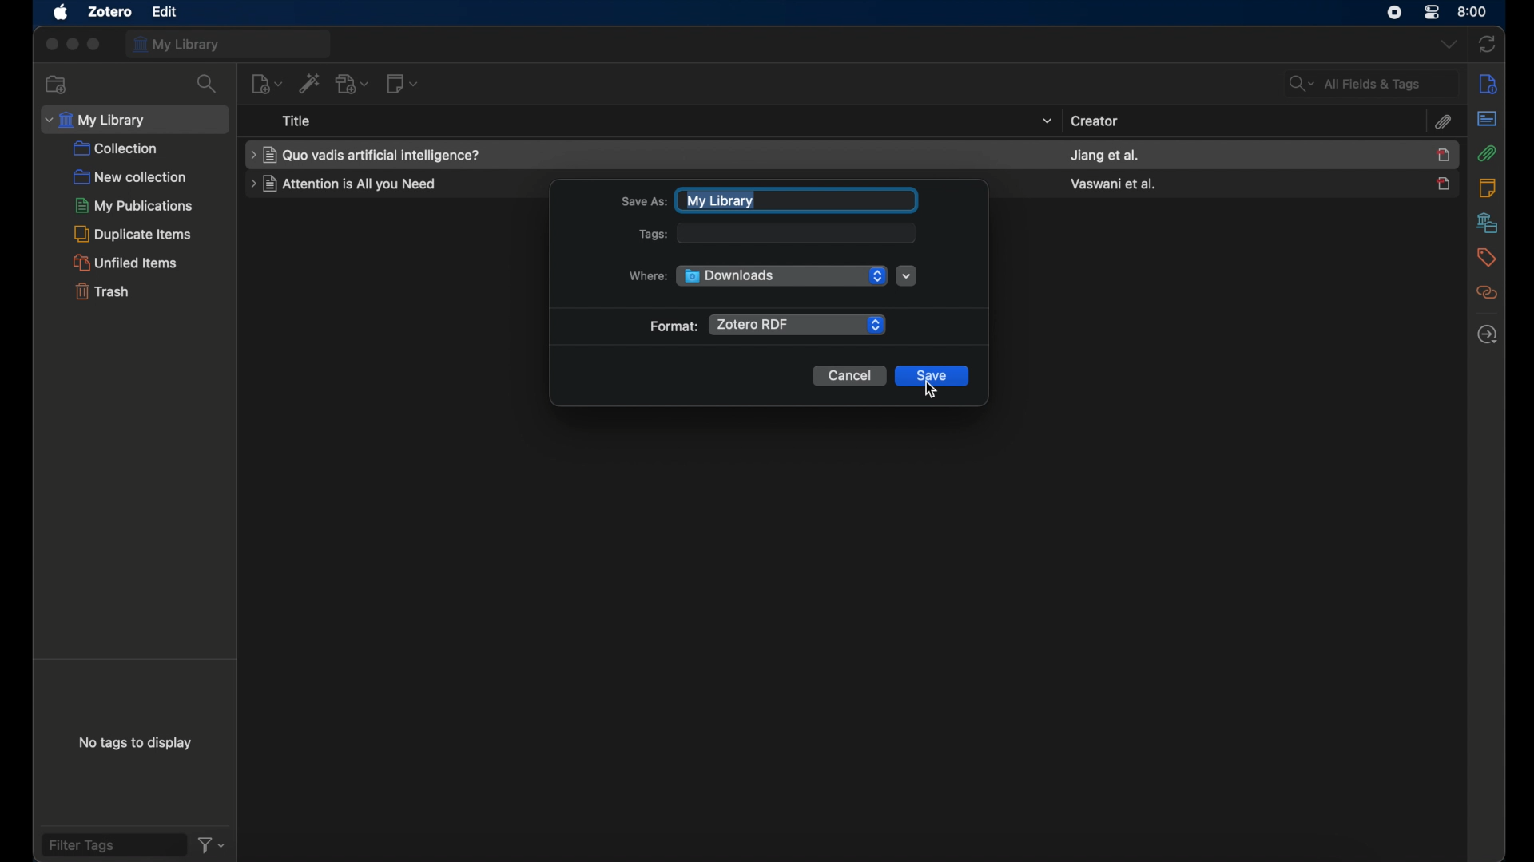 The width and height of the screenshot is (1534, 862). What do you see at coordinates (932, 377) in the screenshot?
I see `save` at bounding box center [932, 377].